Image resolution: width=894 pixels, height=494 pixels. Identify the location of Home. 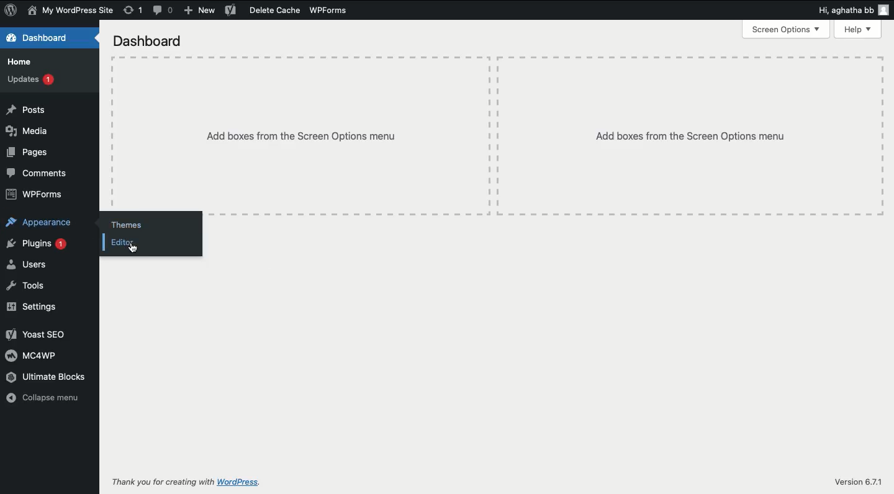
(23, 62).